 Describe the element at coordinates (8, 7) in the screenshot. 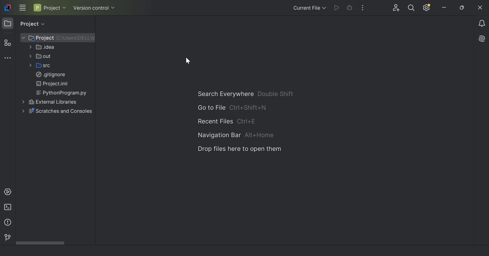

I see `IntelliJ IDEA icon` at that location.